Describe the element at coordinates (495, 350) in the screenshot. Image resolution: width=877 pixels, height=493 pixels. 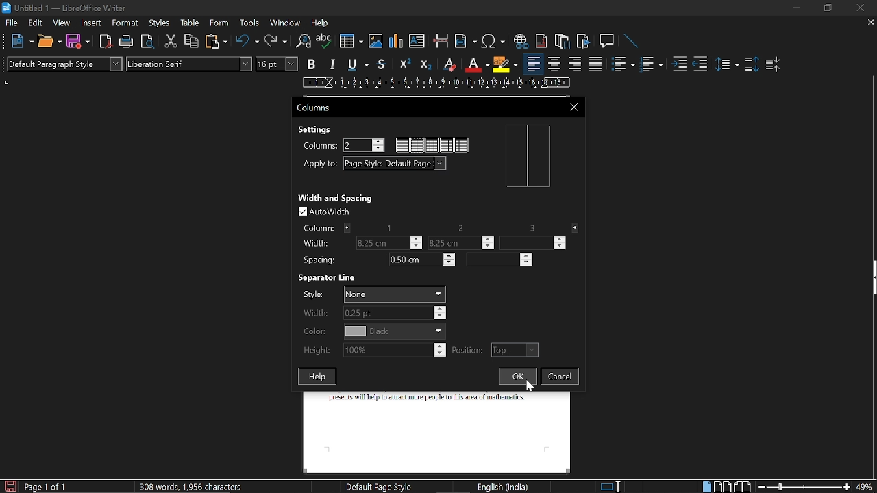
I see `Position` at that location.